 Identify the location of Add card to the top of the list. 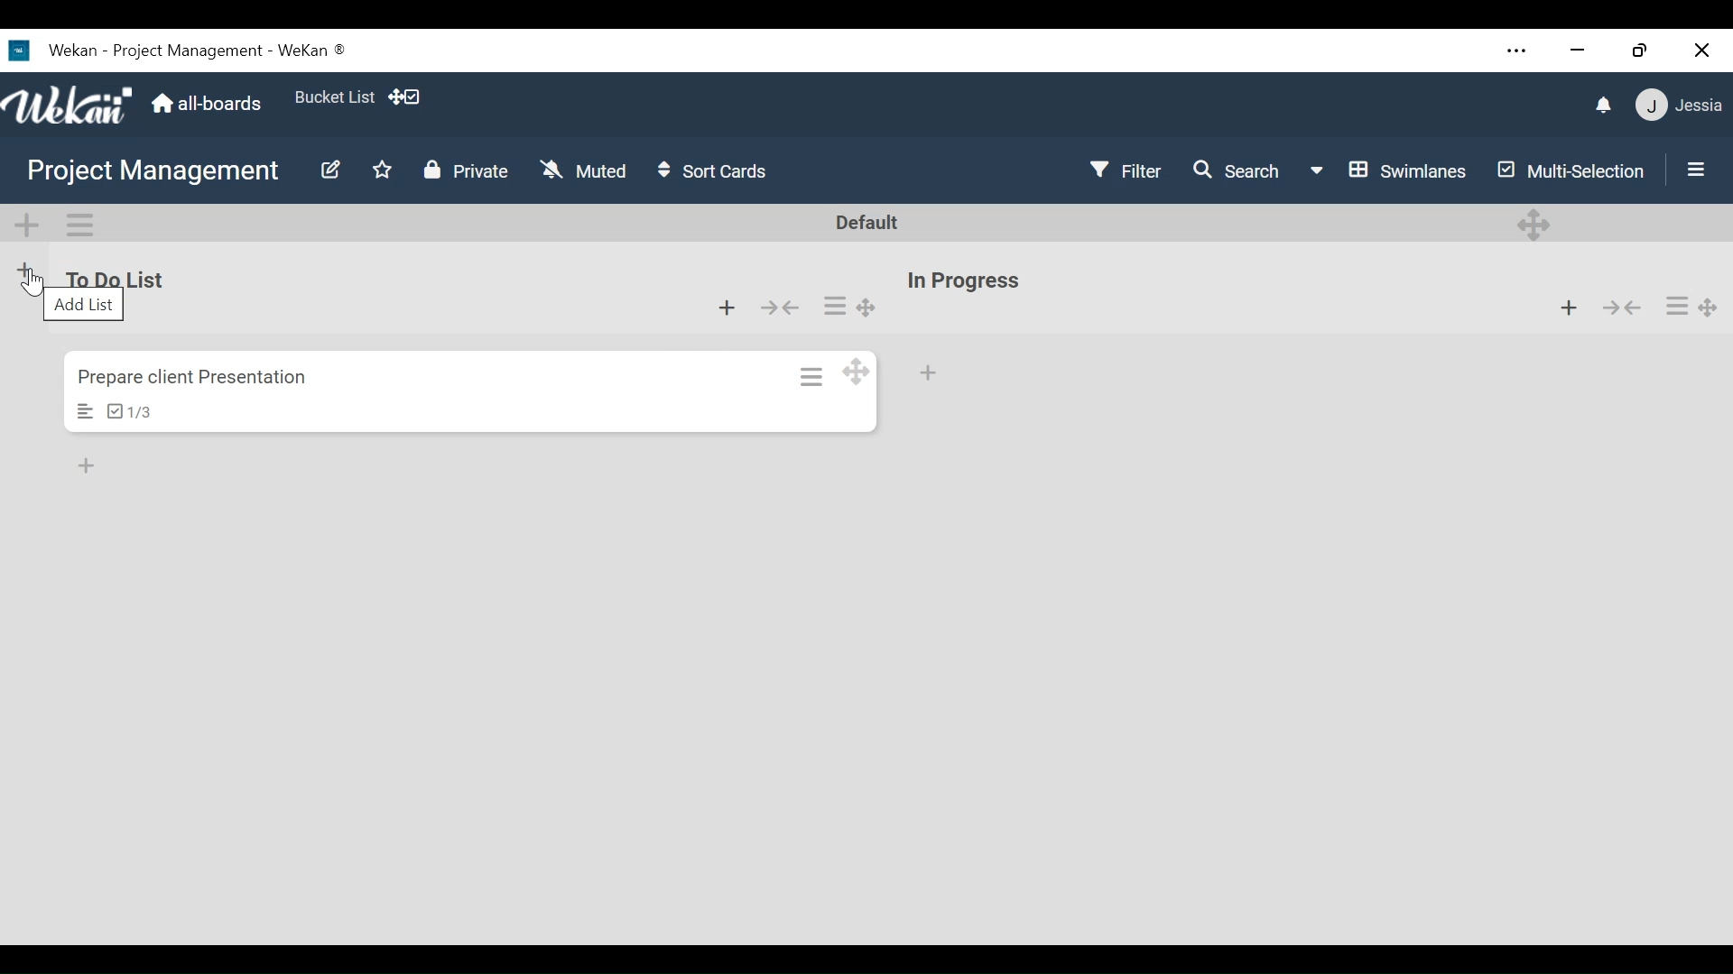
(1567, 308).